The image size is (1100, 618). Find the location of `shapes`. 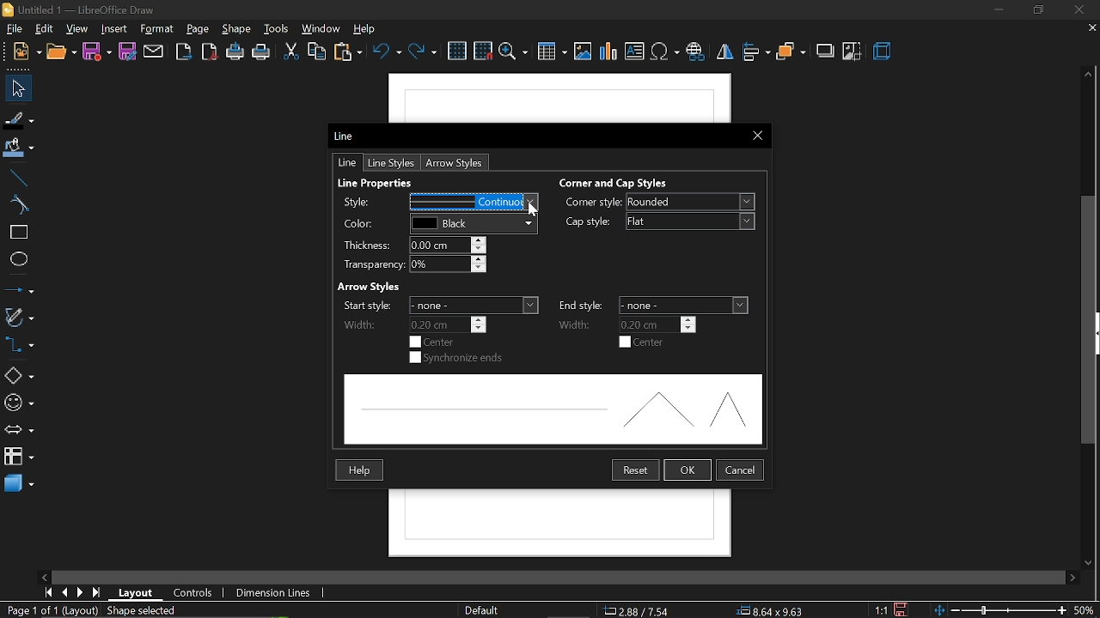

shapes is located at coordinates (18, 374).